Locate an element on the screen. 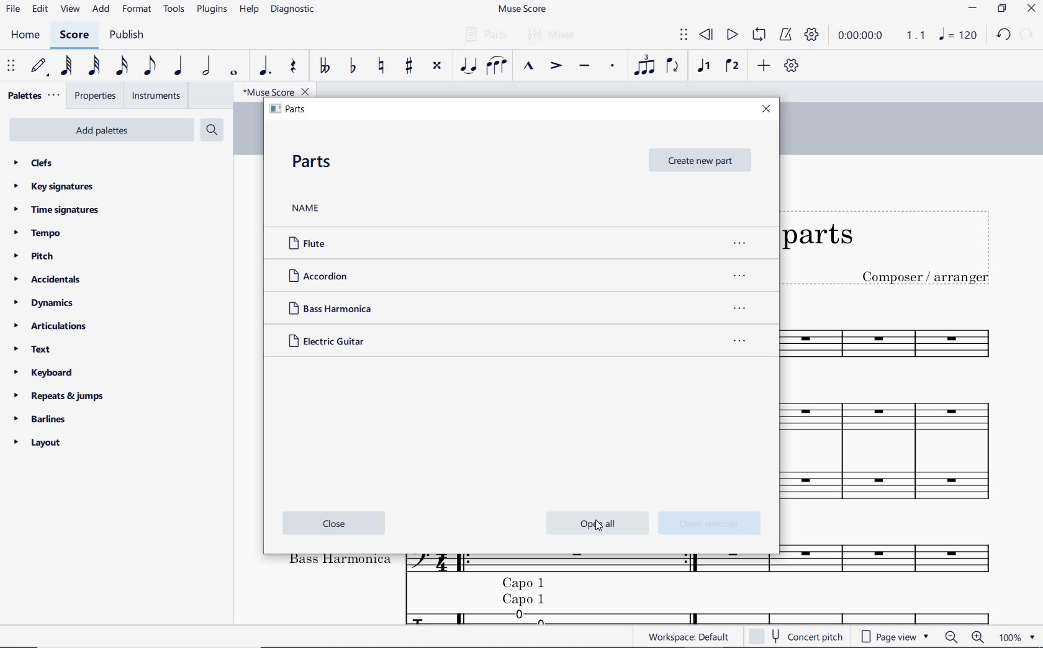 The image size is (1043, 648). Instrument: Bass Harmonica is located at coordinates (510, 564).